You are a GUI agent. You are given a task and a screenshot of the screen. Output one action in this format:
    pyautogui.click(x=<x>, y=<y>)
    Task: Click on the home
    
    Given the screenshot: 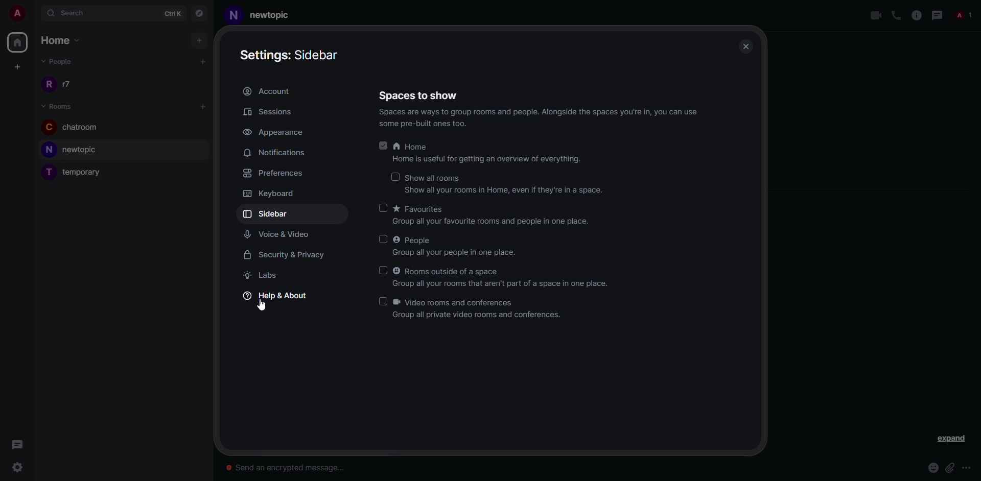 What is the action you would take?
    pyautogui.click(x=17, y=42)
    